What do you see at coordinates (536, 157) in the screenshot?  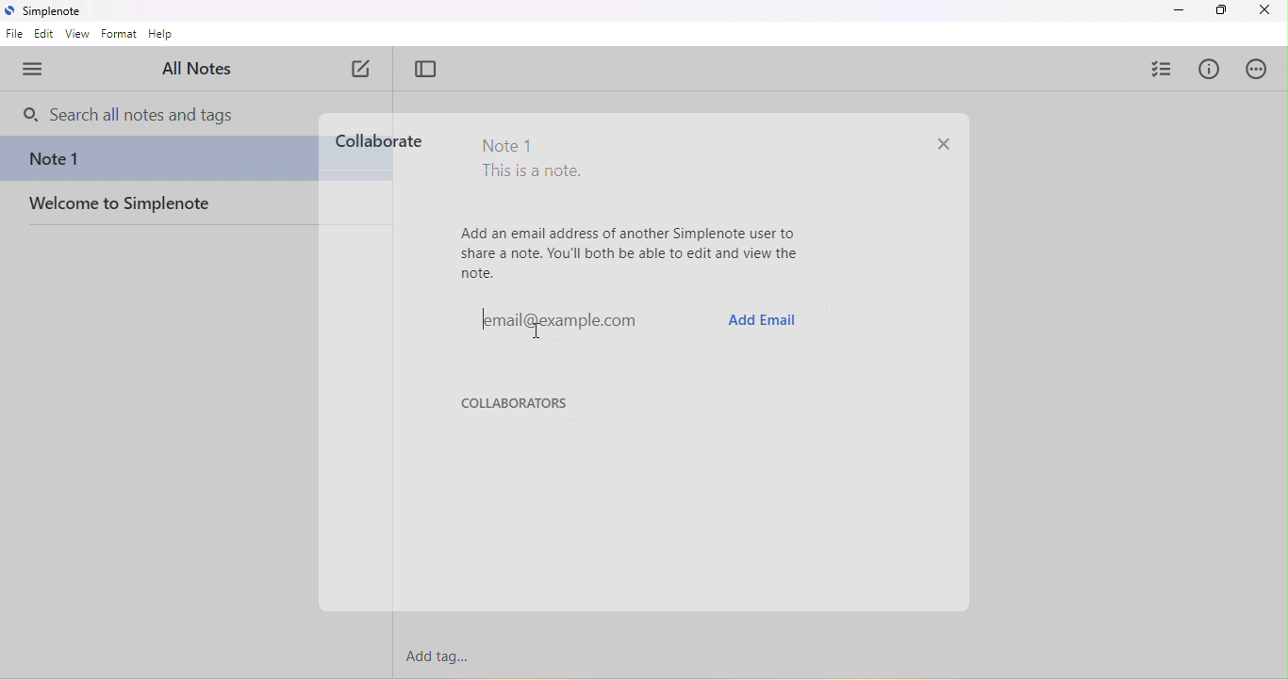 I see `Note 1
This is a note.` at bounding box center [536, 157].